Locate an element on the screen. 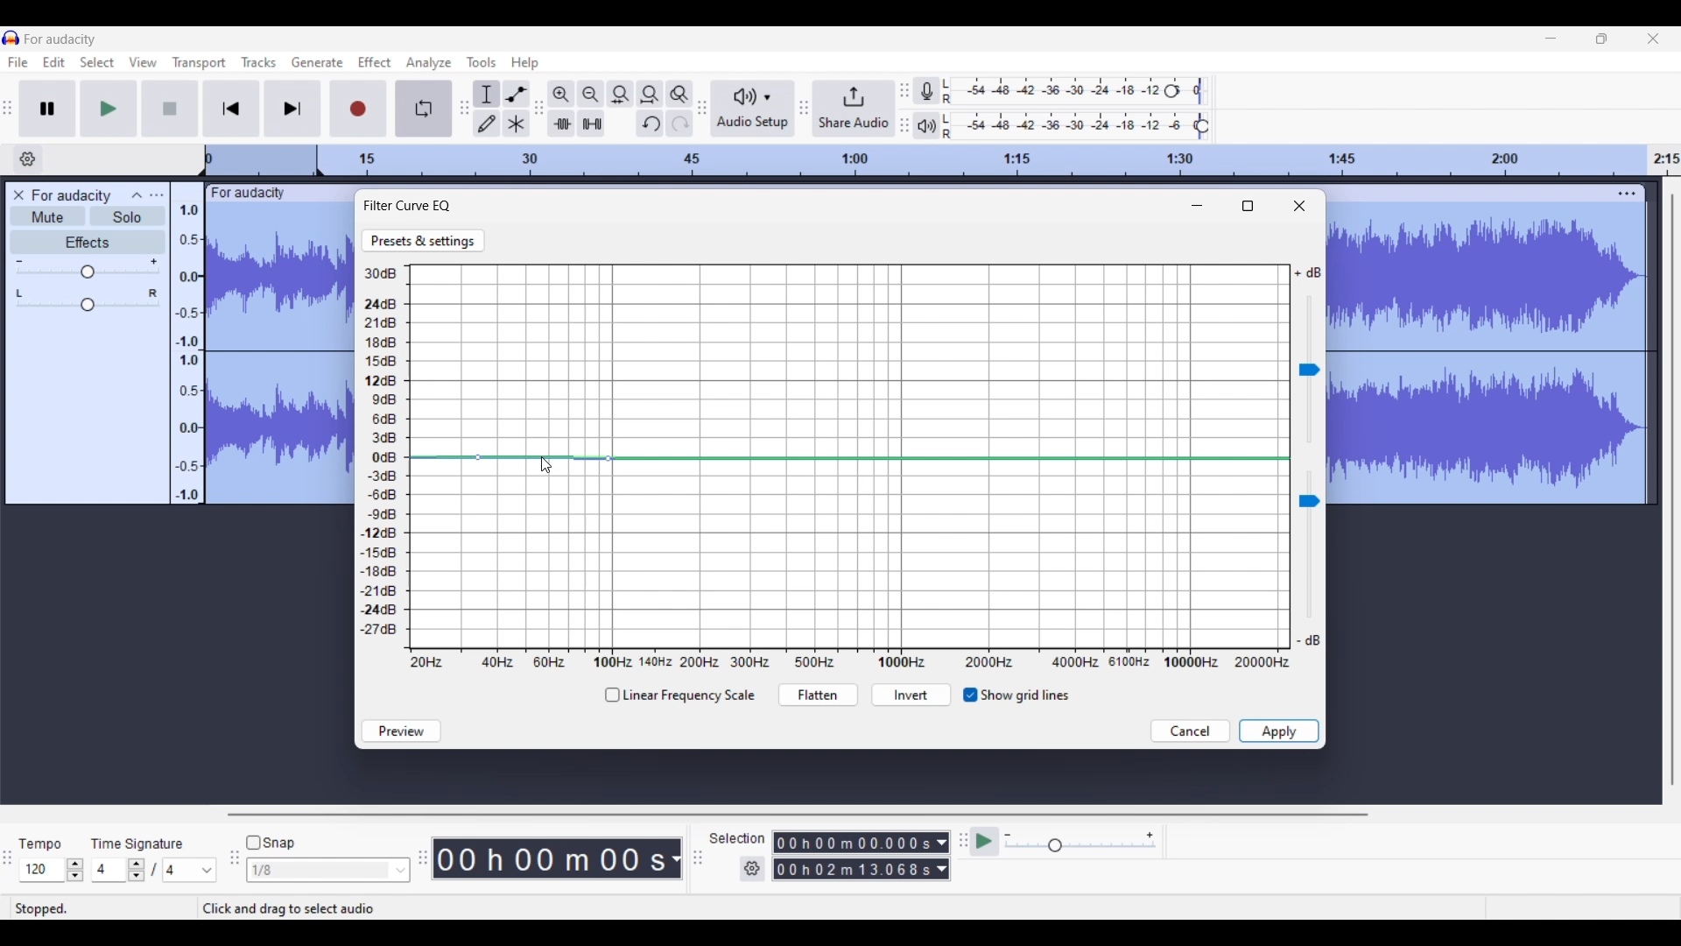 The image size is (1681, 946). Recording level is located at coordinates (1056, 91).